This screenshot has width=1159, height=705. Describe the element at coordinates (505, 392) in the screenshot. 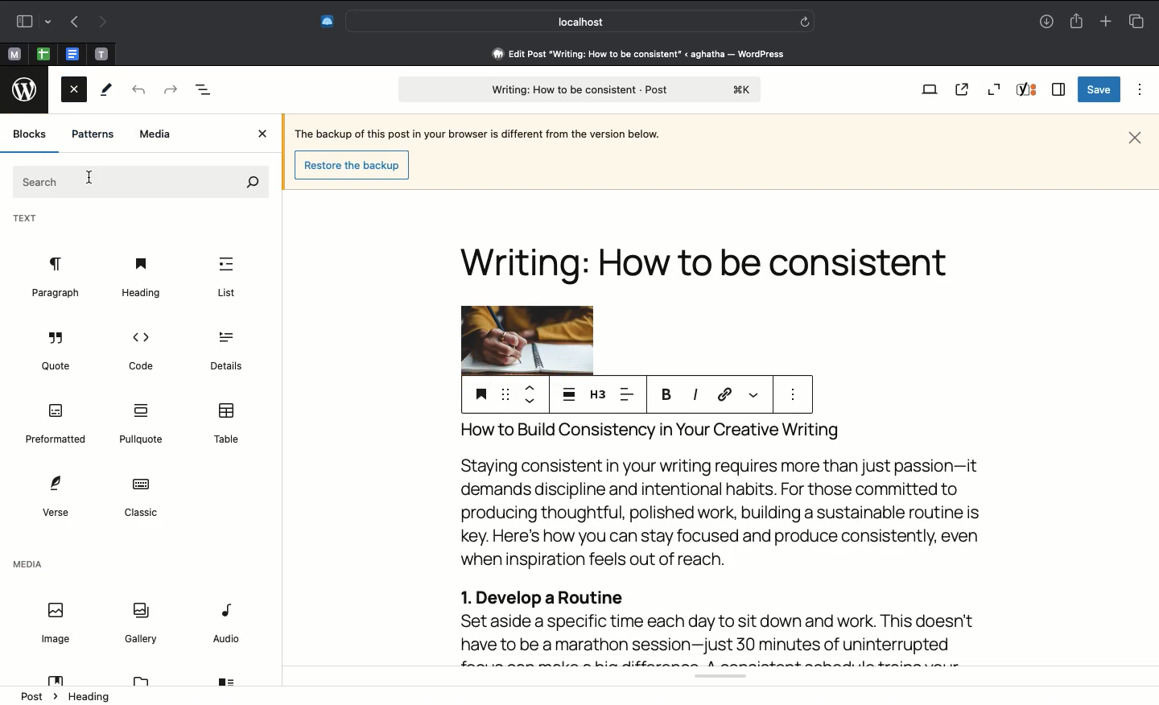

I see `Drag` at that location.